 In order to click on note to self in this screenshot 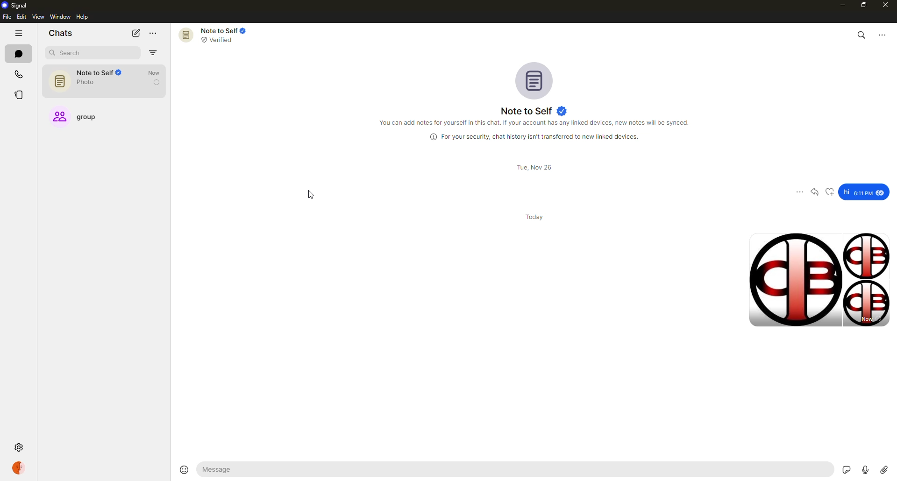, I will do `click(105, 80)`.